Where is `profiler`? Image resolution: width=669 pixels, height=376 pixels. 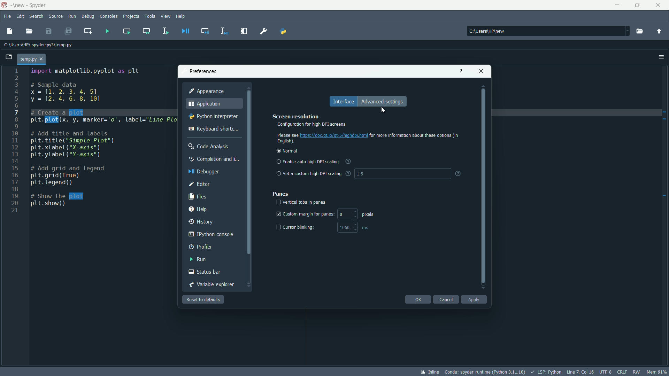
profiler is located at coordinates (201, 246).